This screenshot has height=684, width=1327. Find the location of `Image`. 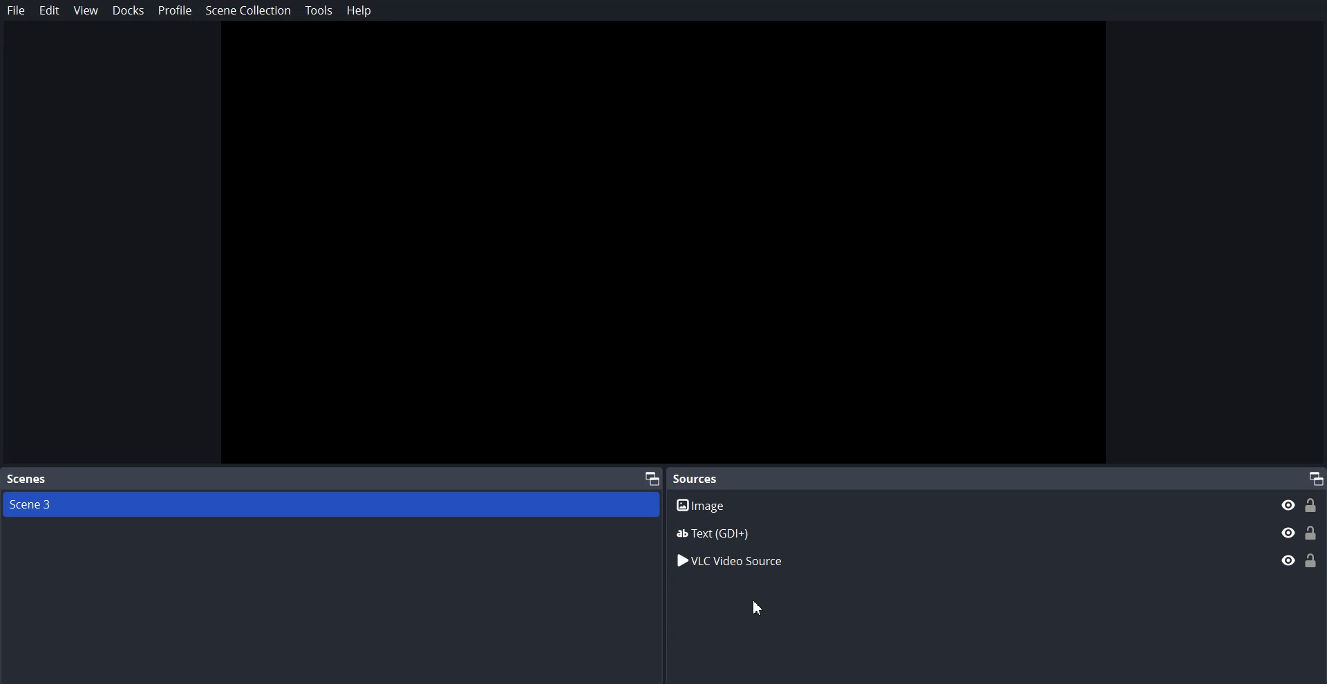

Image is located at coordinates (997, 504).